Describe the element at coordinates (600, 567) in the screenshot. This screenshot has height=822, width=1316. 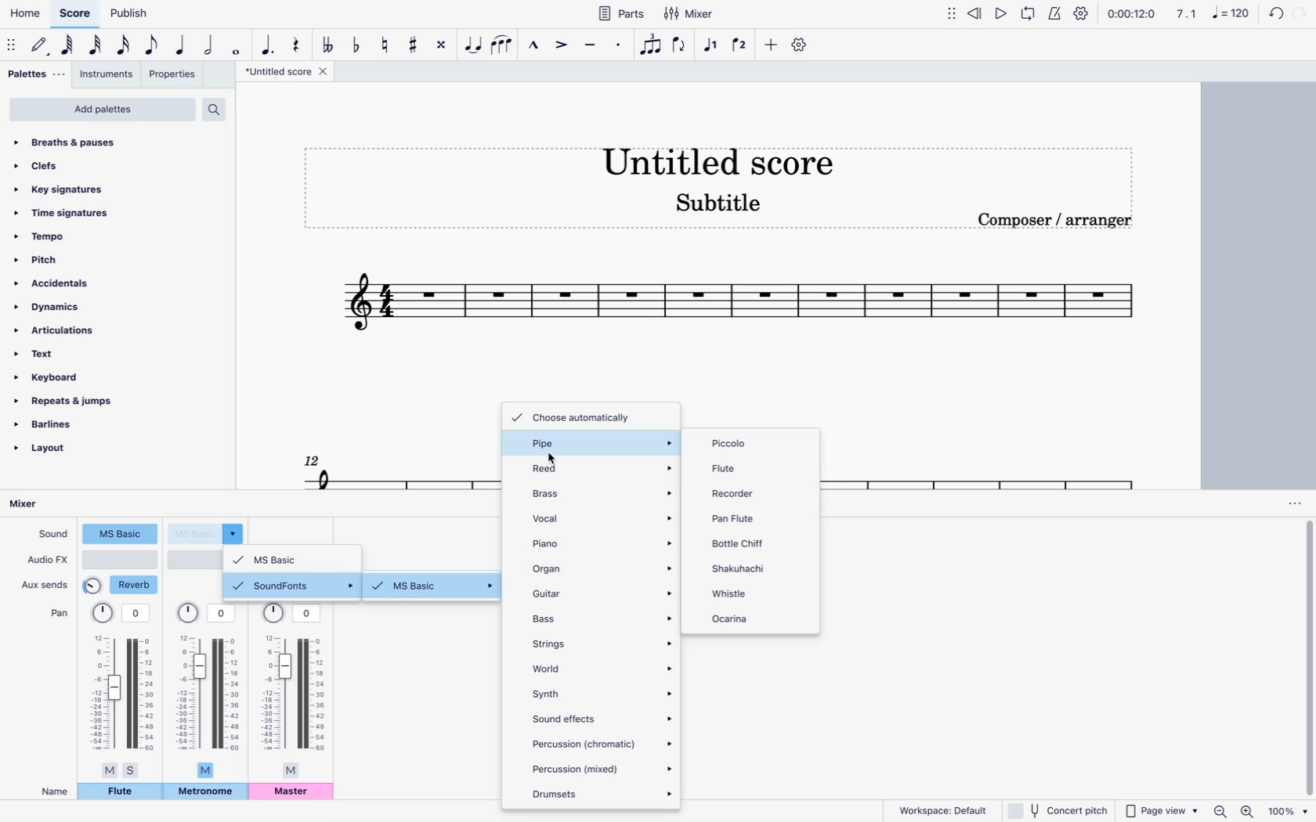
I see `organ` at that location.